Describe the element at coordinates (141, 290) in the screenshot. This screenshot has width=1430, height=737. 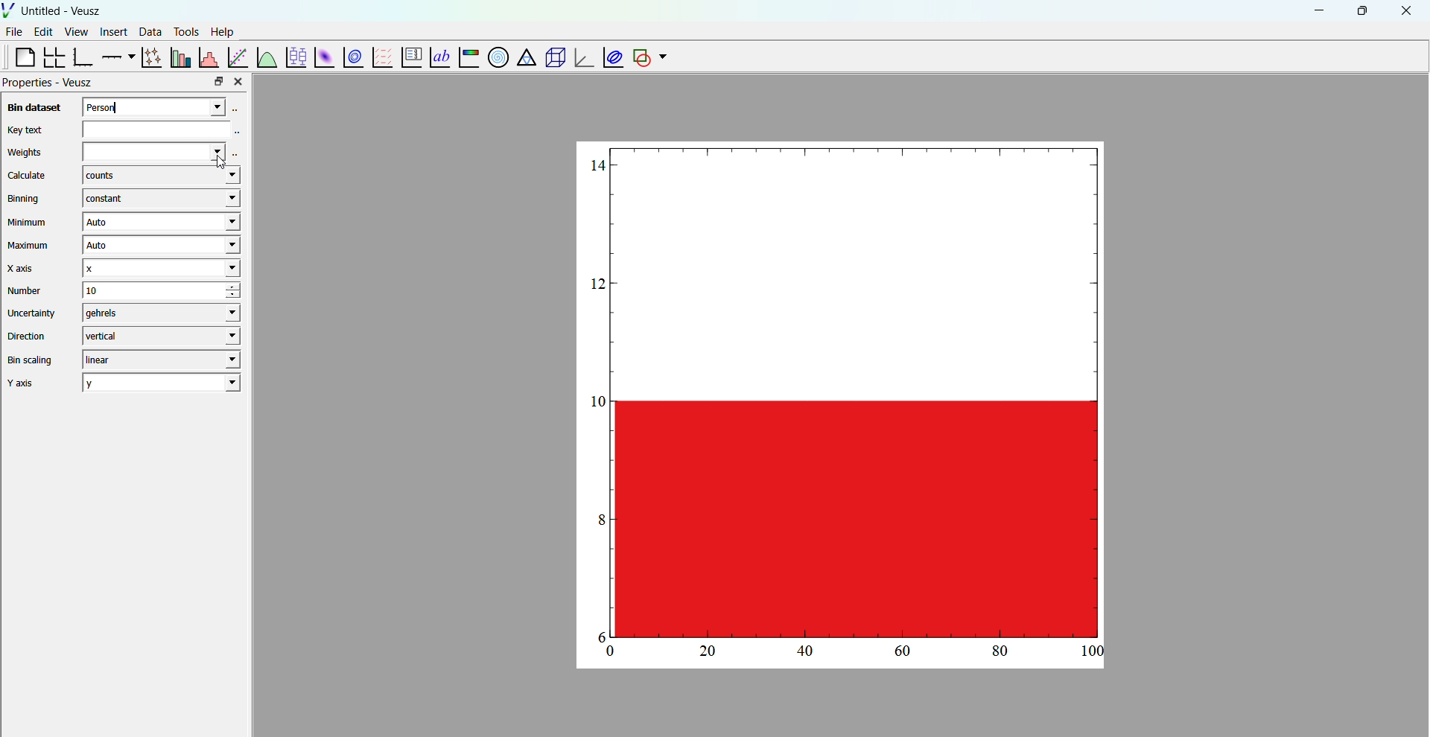
I see `10` at that location.